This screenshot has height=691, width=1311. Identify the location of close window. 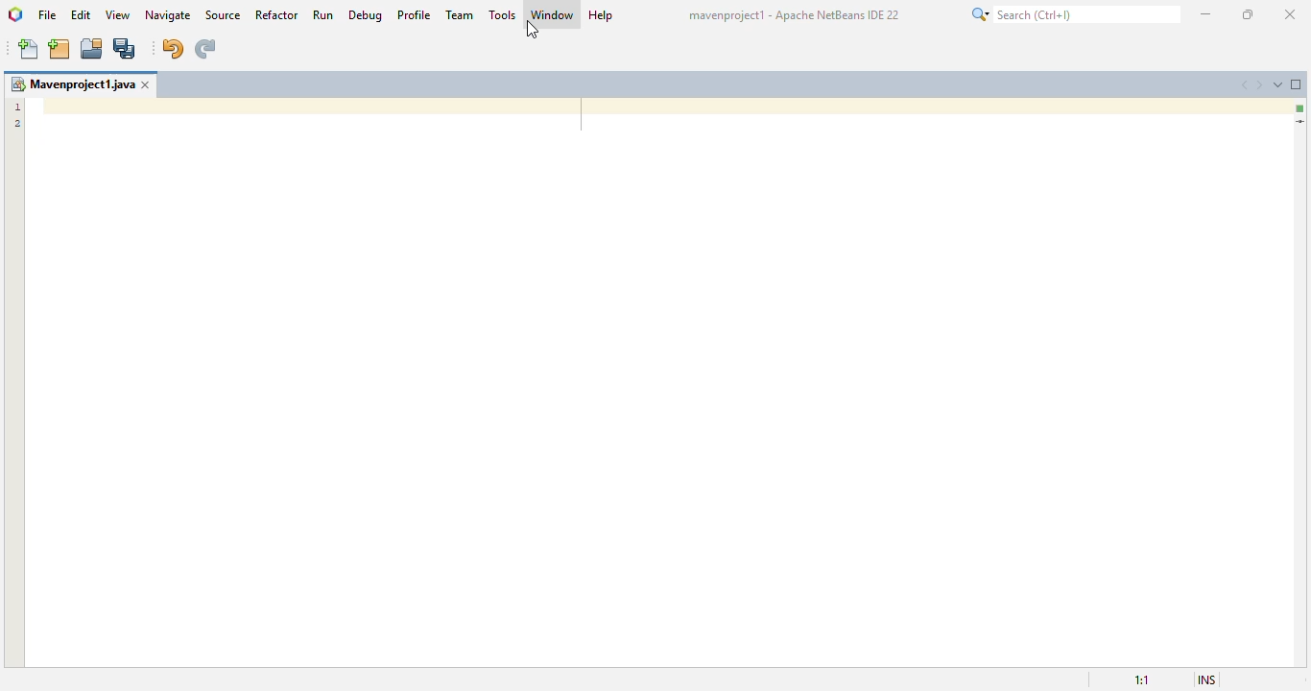
(148, 84).